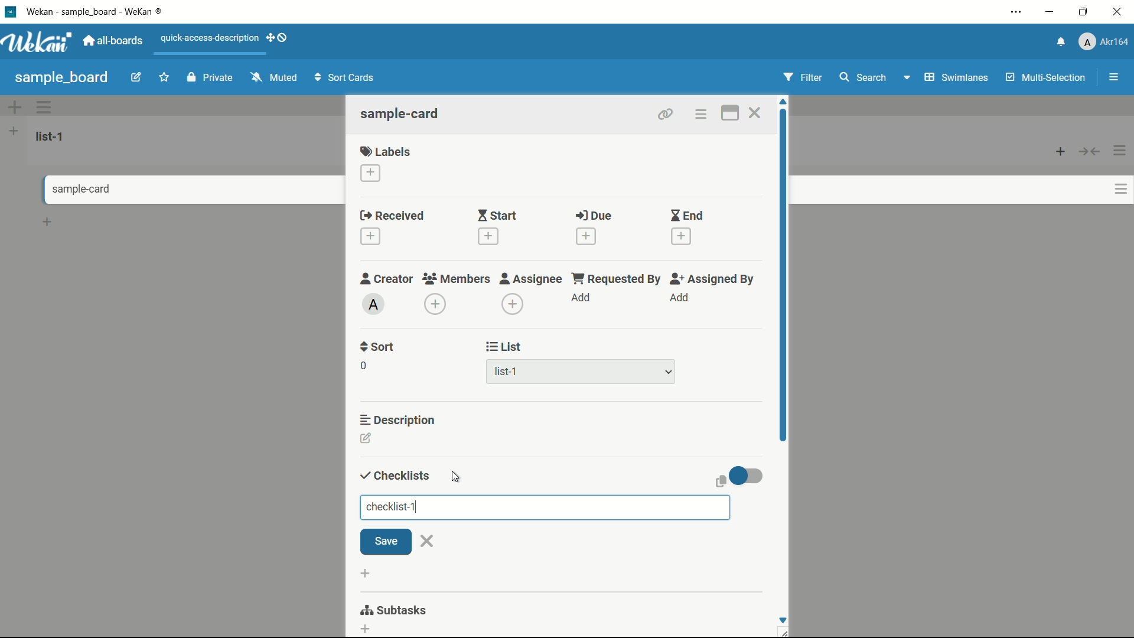 This screenshot has width=1134, height=638. What do you see at coordinates (1090, 151) in the screenshot?
I see `collapse` at bounding box center [1090, 151].